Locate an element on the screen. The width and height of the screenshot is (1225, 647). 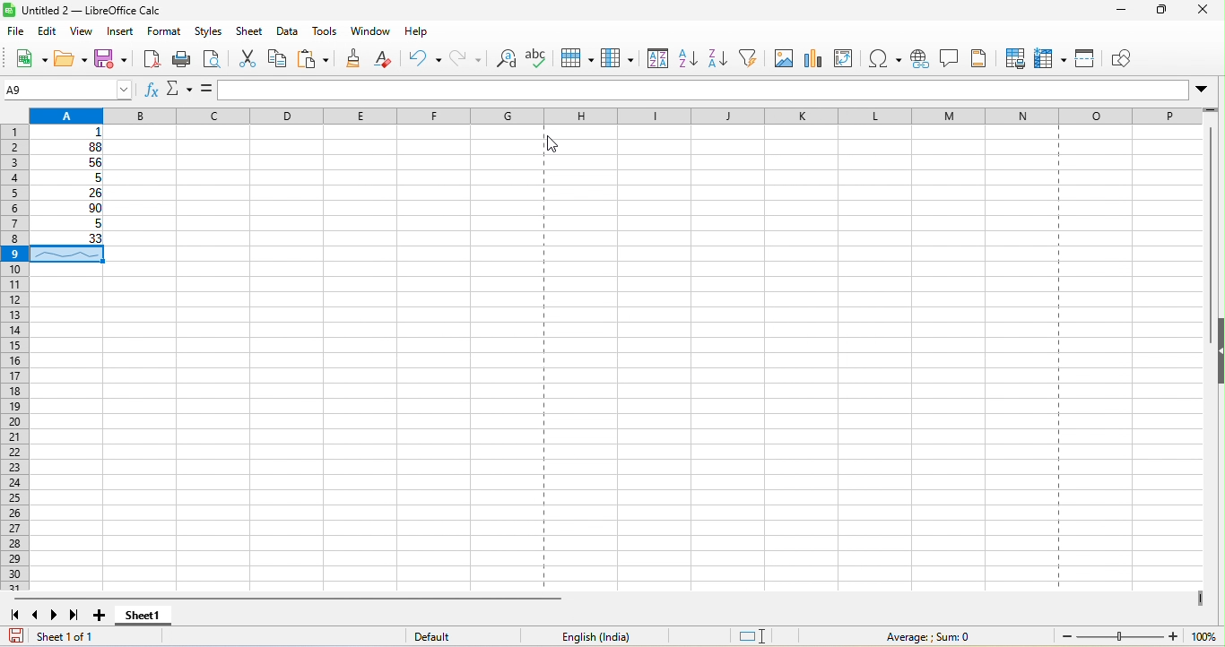
function wizard is located at coordinates (152, 91).